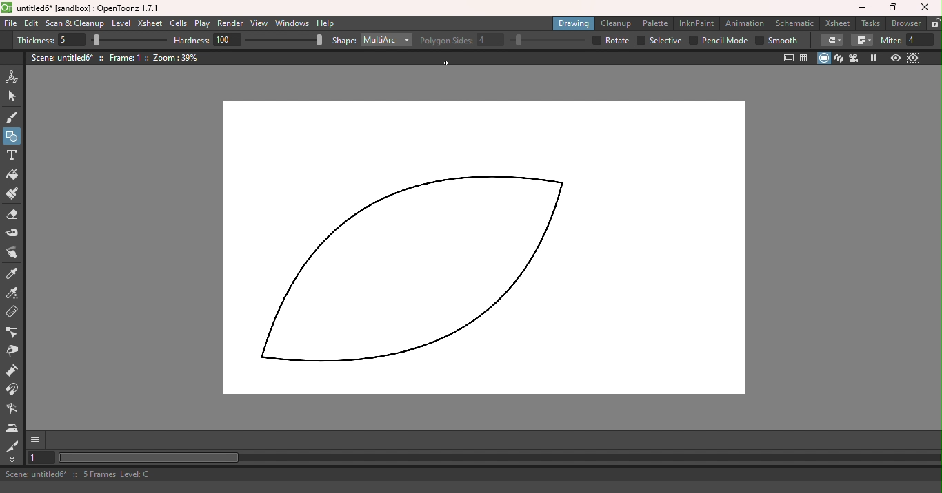 This screenshot has width=942, height=493. What do you see at coordinates (12, 235) in the screenshot?
I see `Tape tool` at bounding box center [12, 235].